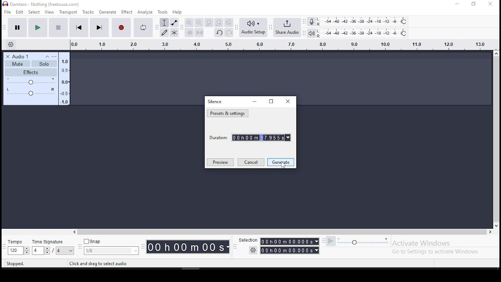  Describe the element at coordinates (146, 12) in the screenshot. I see `analyze` at that location.